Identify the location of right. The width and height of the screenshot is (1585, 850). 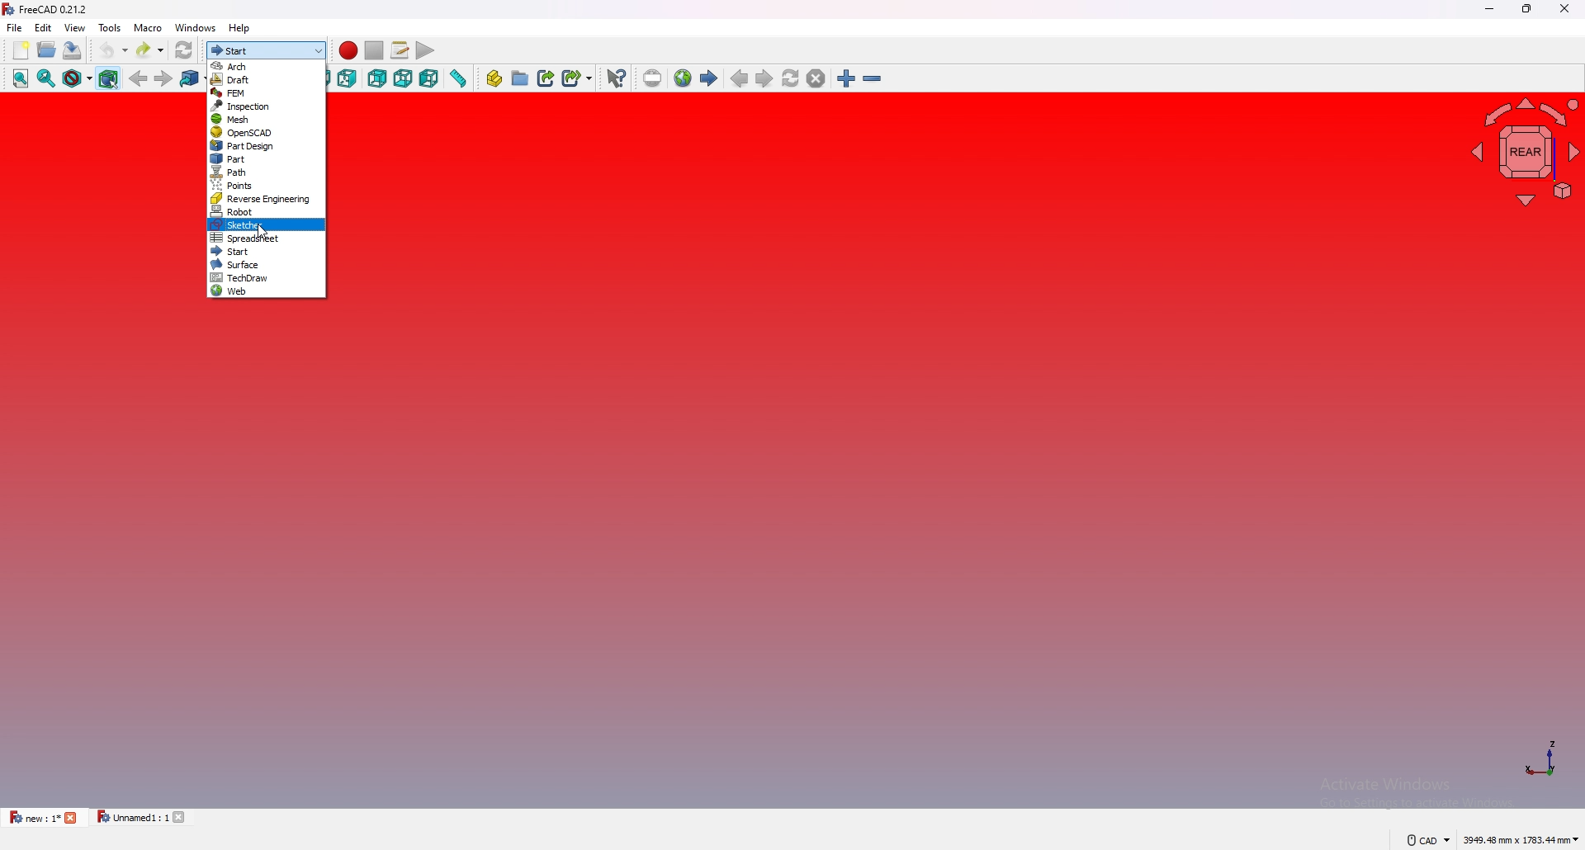
(348, 78).